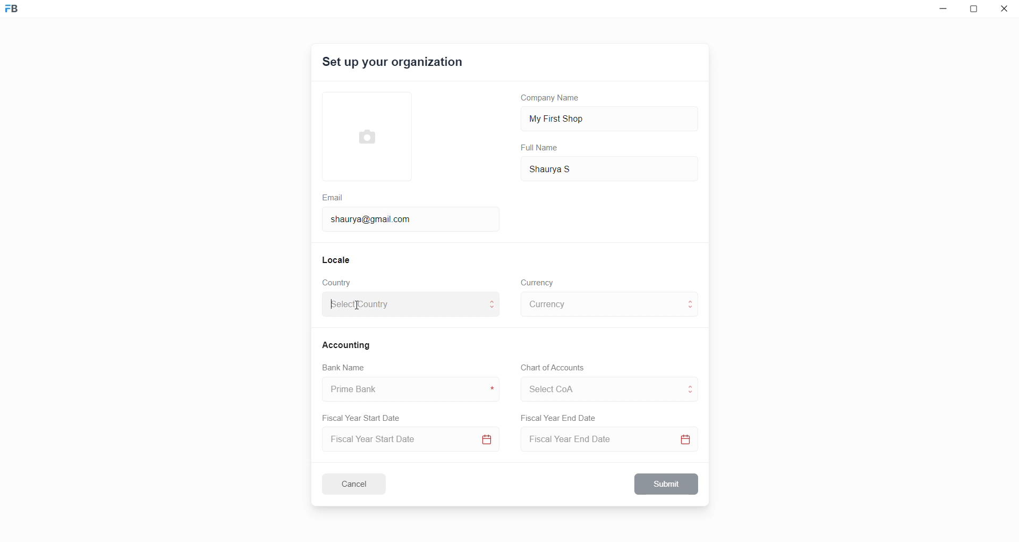  I want to click on Fiscal Year Start Date, so click(365, 416).